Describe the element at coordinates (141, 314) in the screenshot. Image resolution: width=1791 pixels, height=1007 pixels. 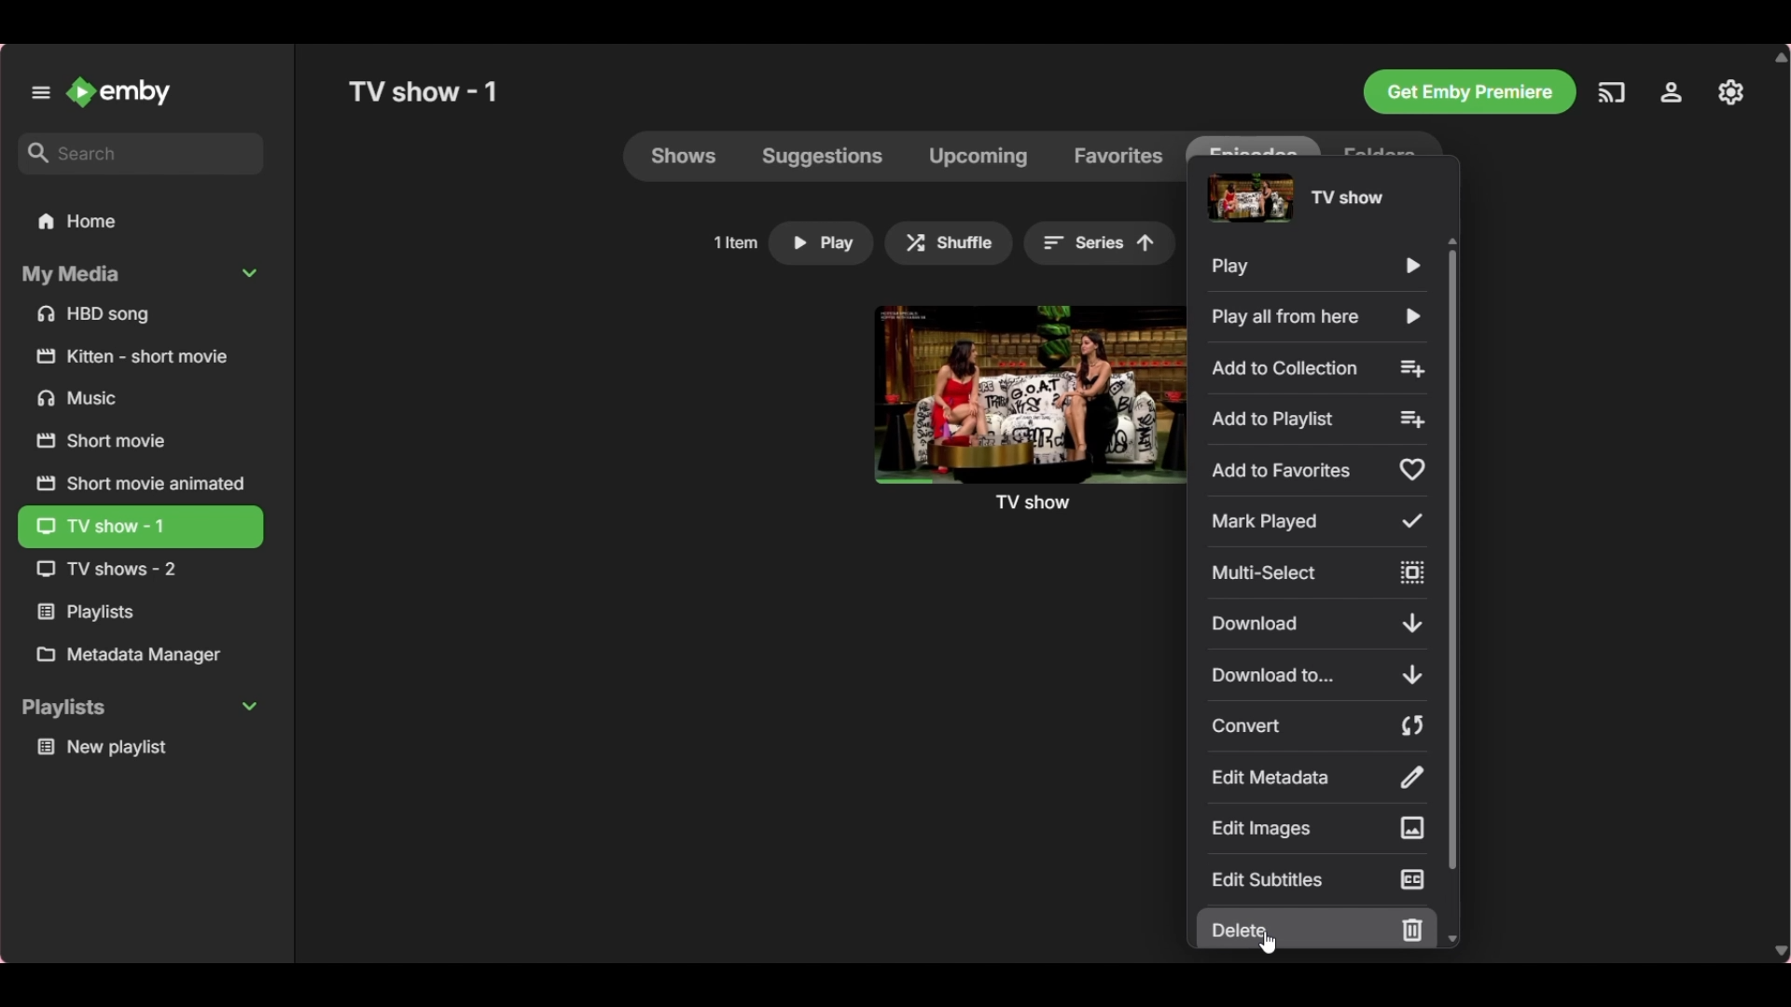
I see `Song` at that location.